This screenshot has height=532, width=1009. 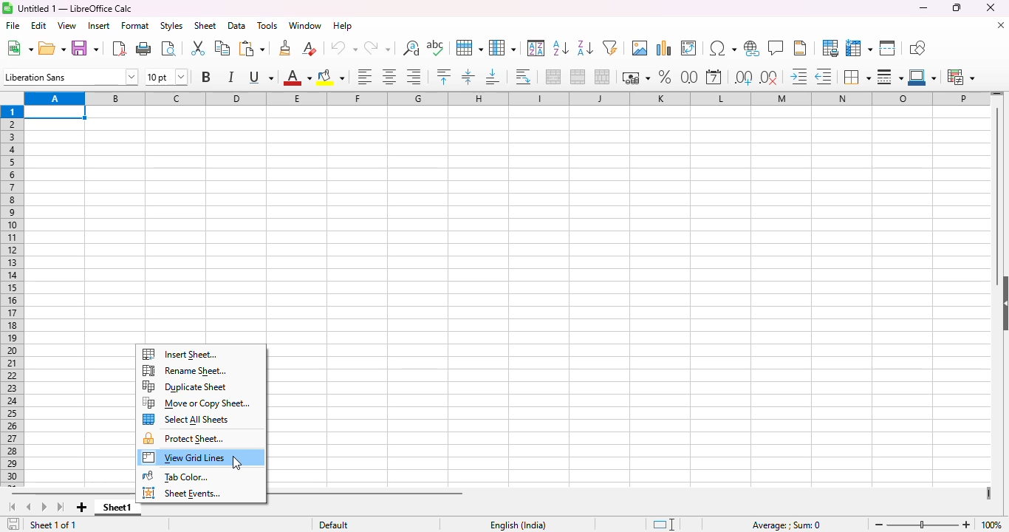 What do you see at coordinates (690, 48) in the screenshot?
I see `insert or edit pivot table` at bounding box center [690, 48].